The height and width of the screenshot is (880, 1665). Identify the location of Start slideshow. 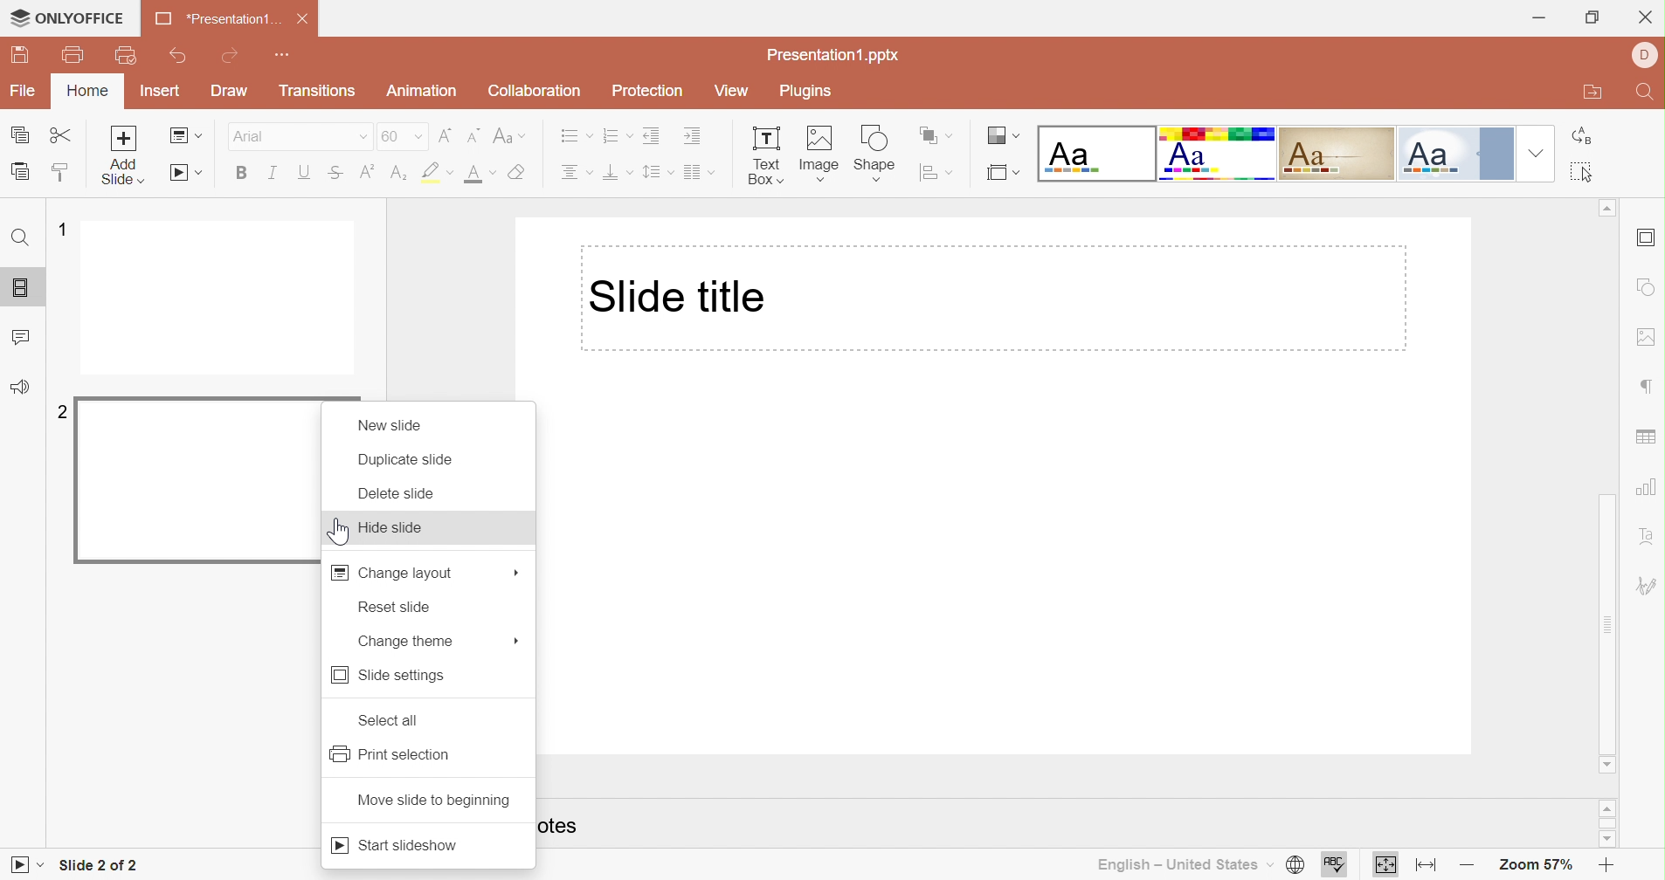
(393, 845).